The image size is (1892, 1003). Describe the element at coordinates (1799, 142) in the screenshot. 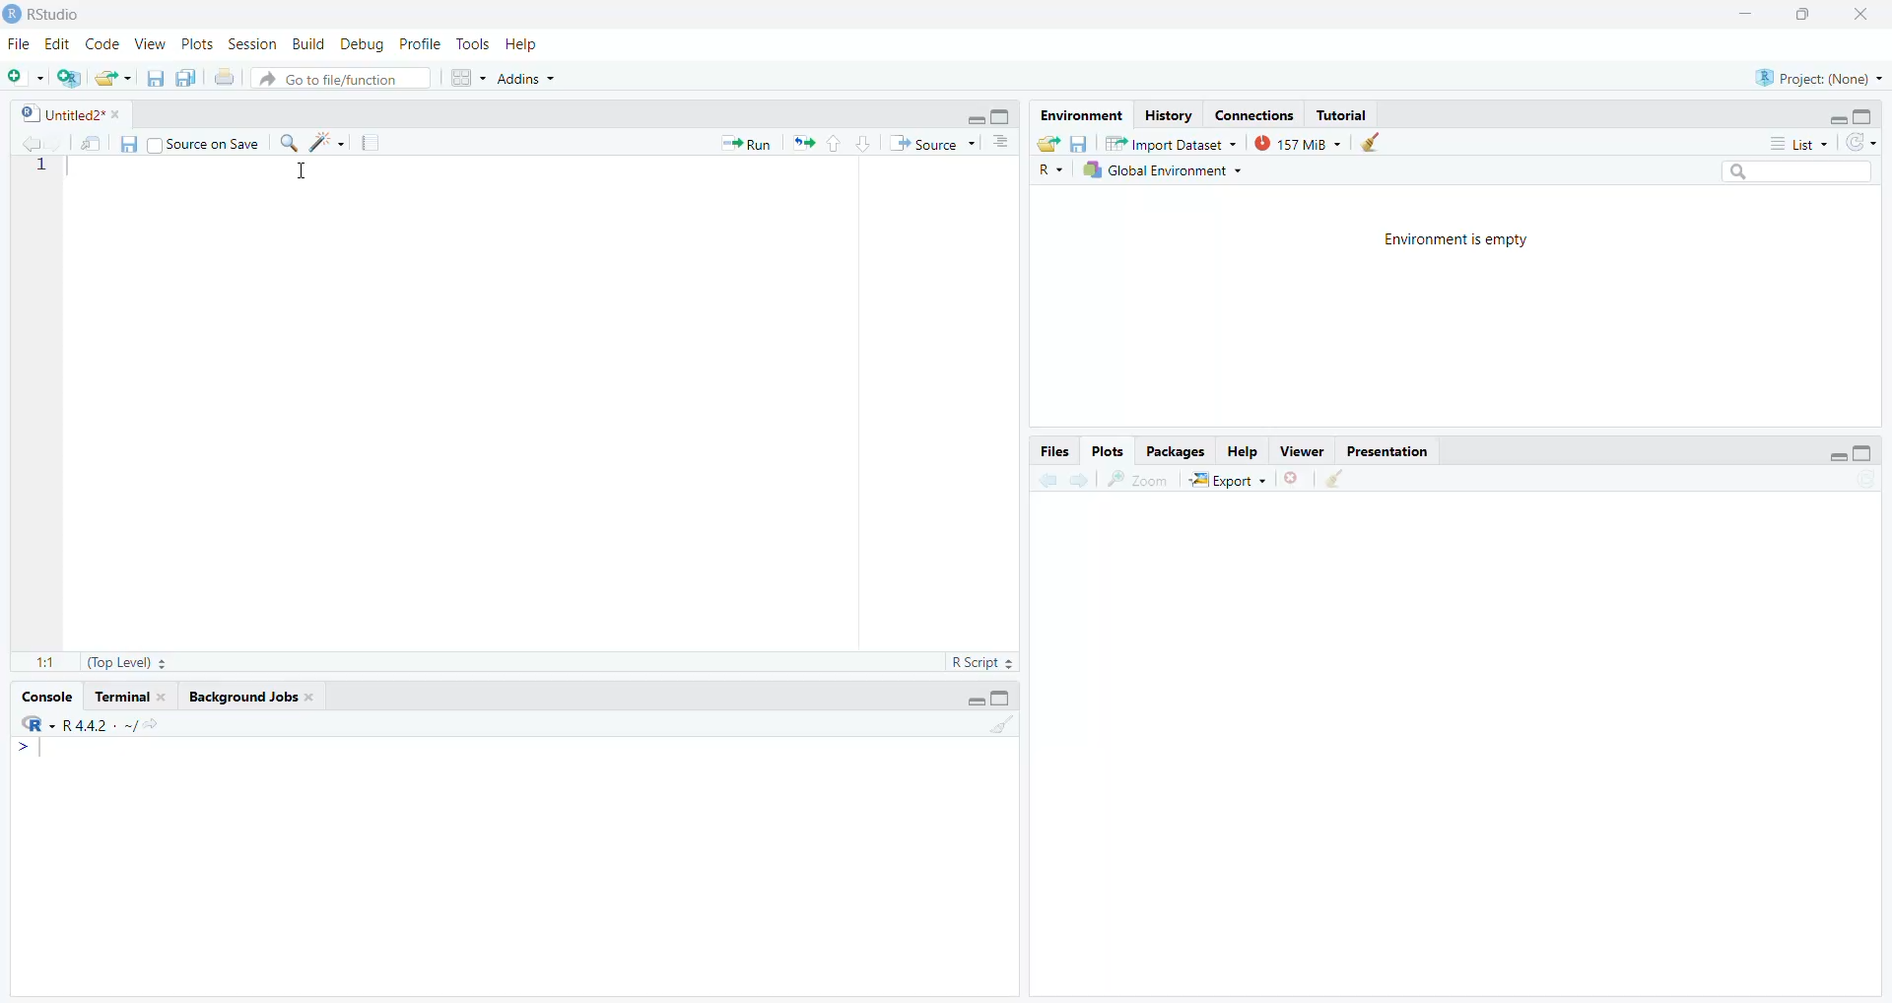

I see `list` at that location.